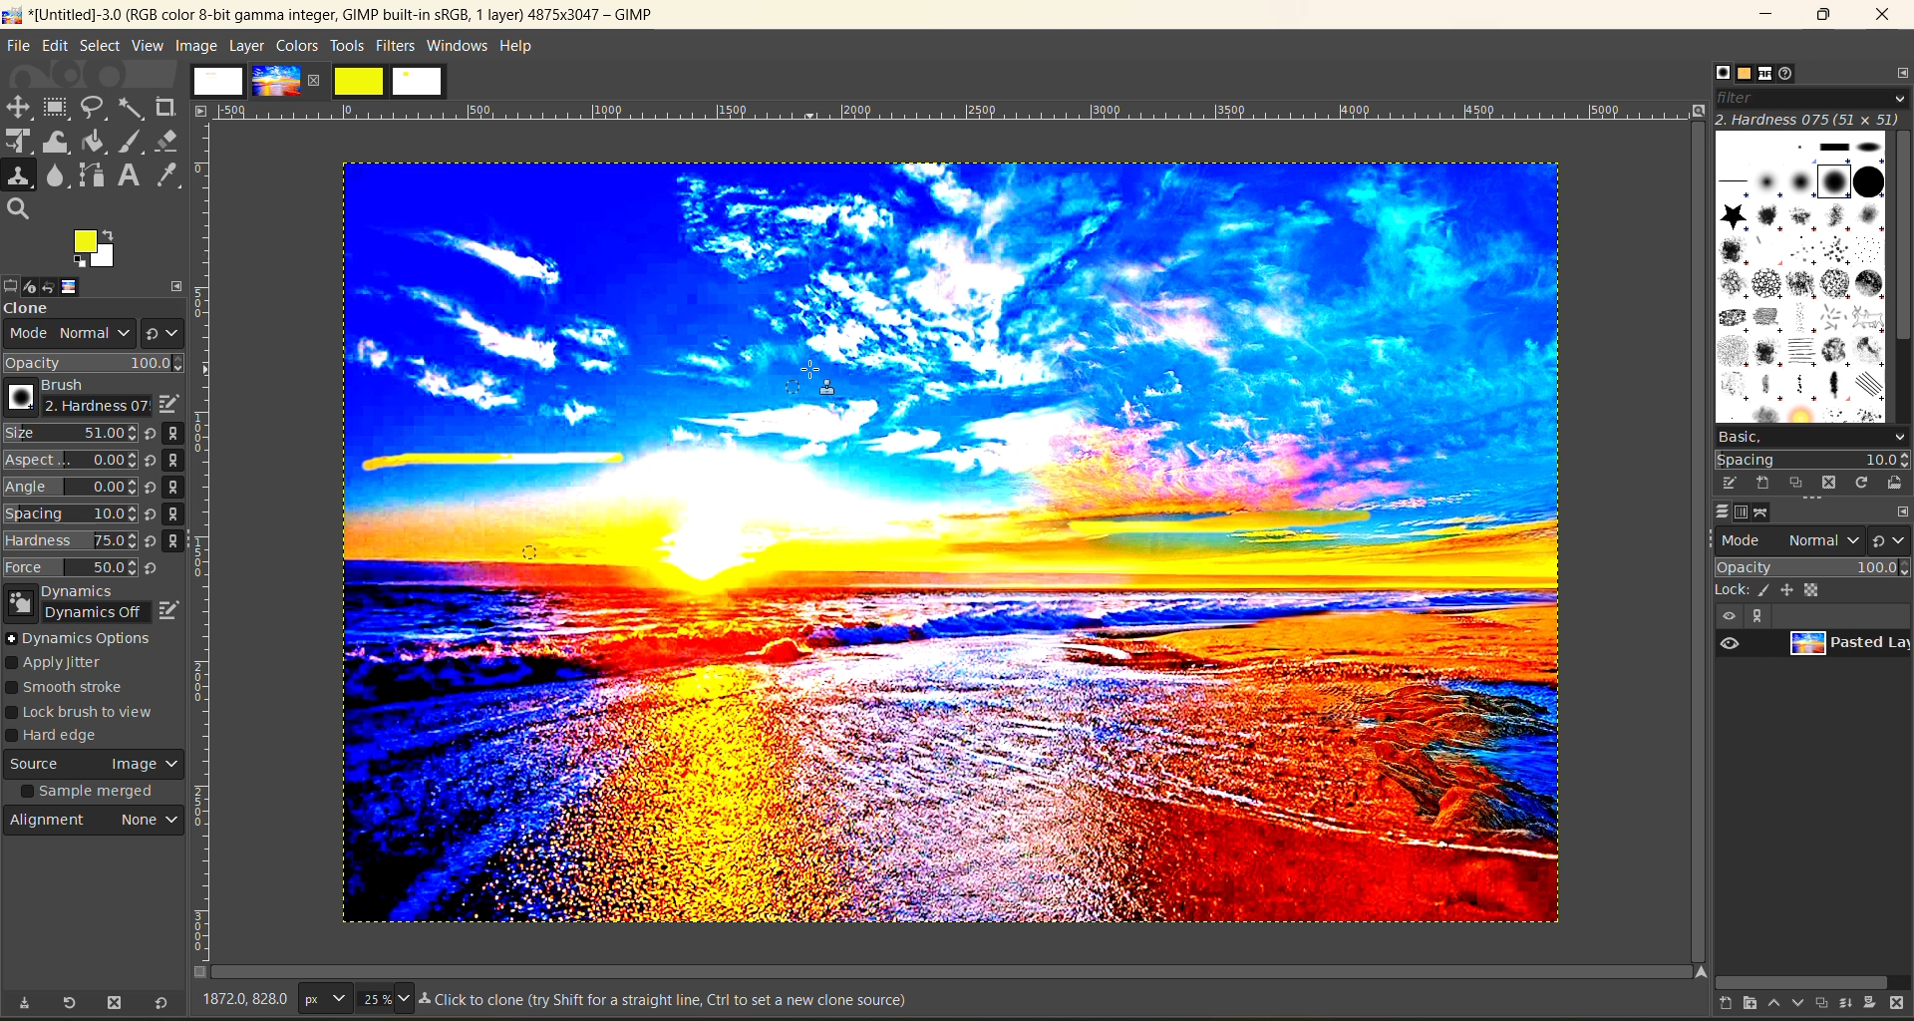 The height and width of the screenshot is (1021, 1914). I want to click on tool options, so click(12, 284).